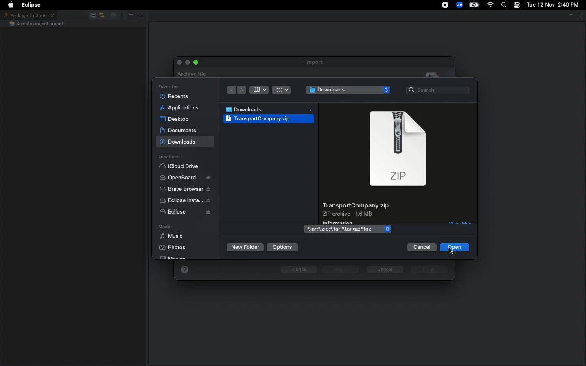 The height and width of the screenshot is (366, 586). What do you see at coordinates (177, 259) in the screenshot?
I see `Movies` at bounding box center [177, 259].